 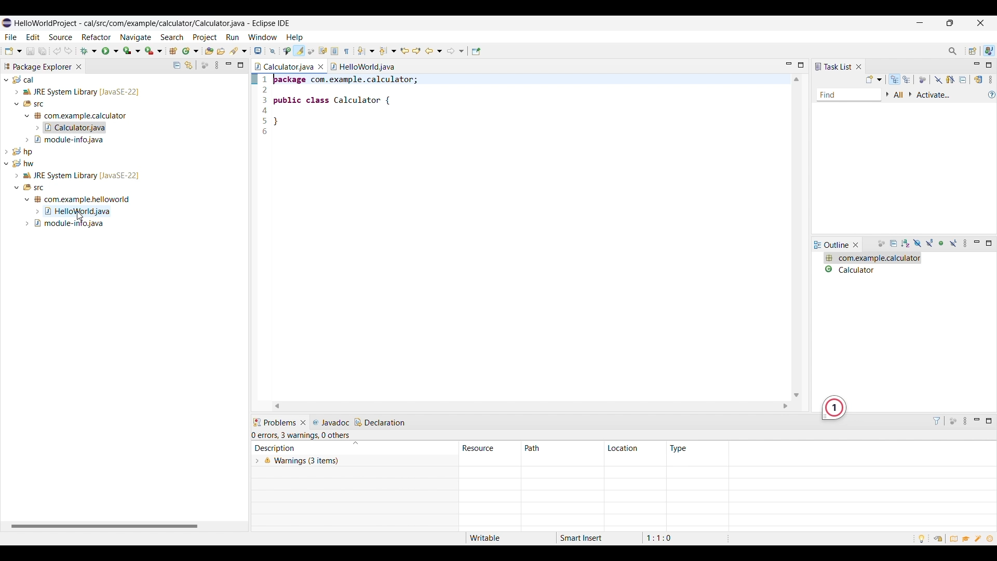 I want to click on Current workspace , so click(x=524, y=237).